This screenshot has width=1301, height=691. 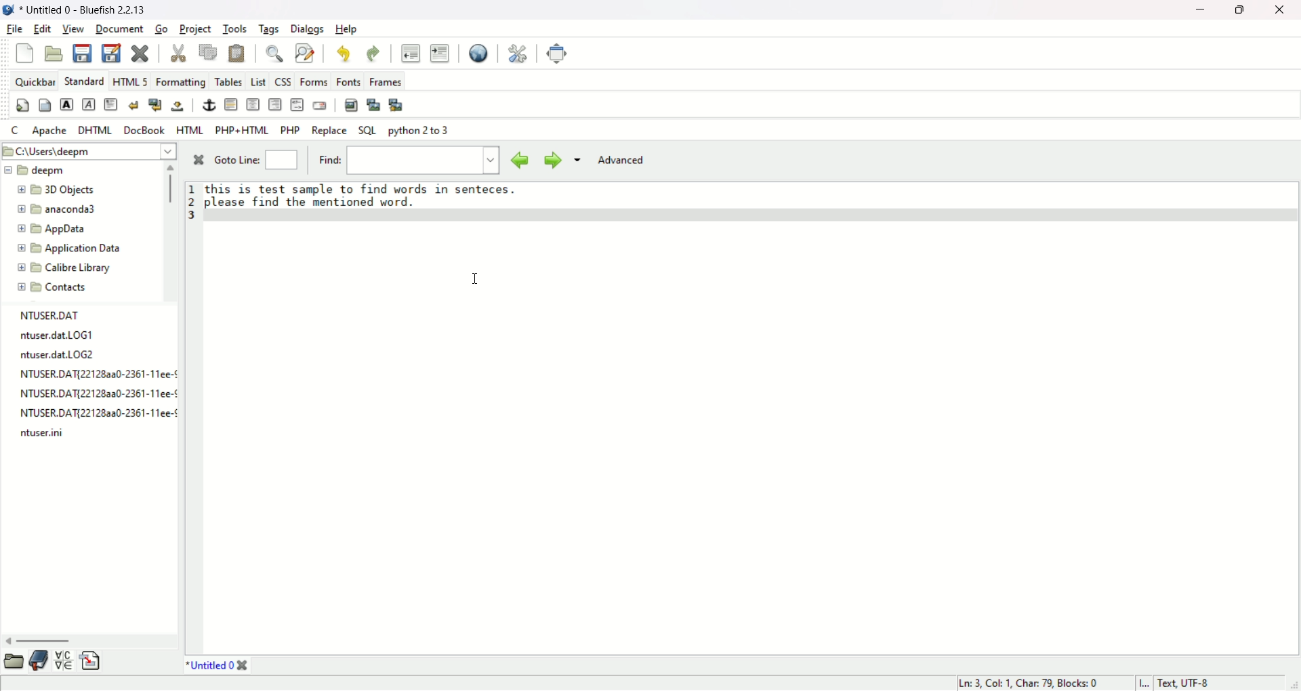 What do you see at coordinates (177, 106) in the screenshot?
I see `non-breaking space` at bounding box center [177, 106].